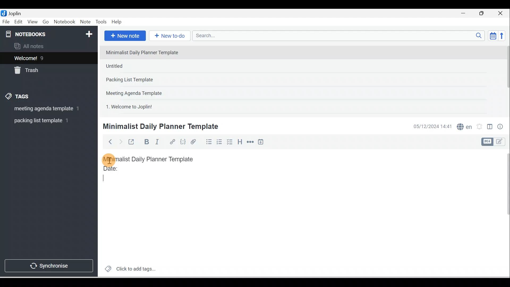  Describe the element at coordinates (126, 171) in the screenshot. I see `Date:` at that location.